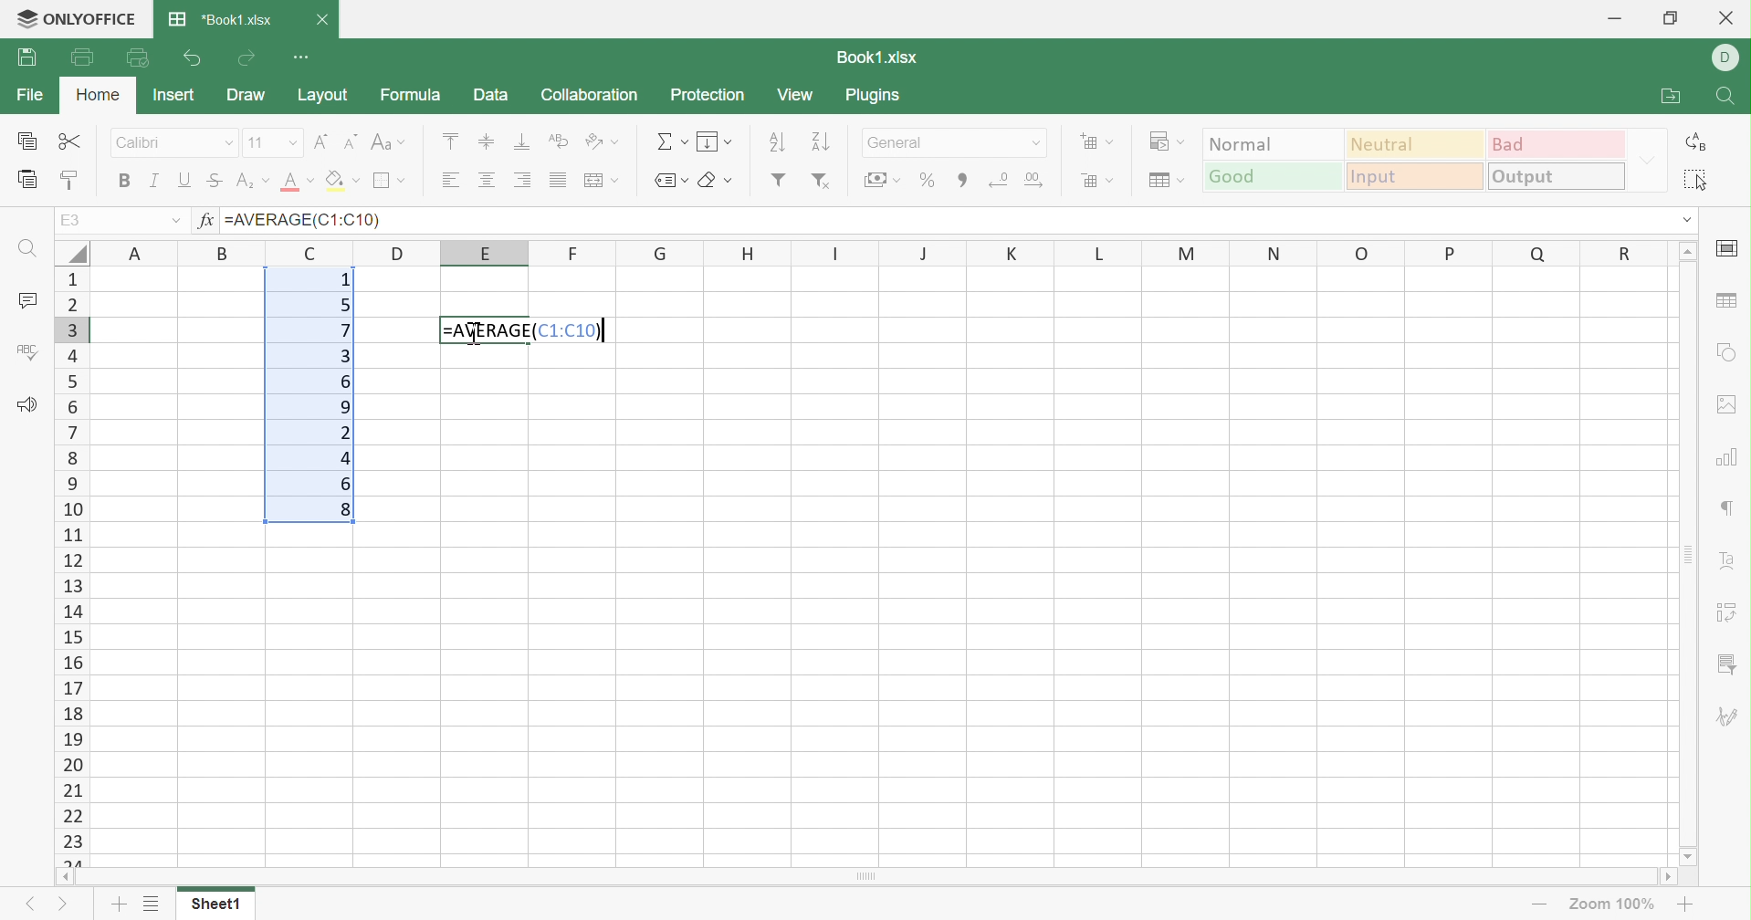  What do you see at coordinates (1557, 175) in the screenshot?
I see `Output` at bounding box center [1557, 175].